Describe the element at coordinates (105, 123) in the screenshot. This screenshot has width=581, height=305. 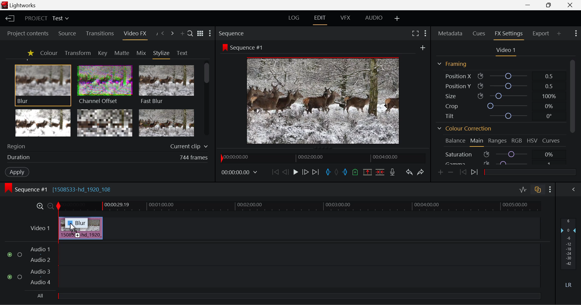
I see `Mosaic` at that location.